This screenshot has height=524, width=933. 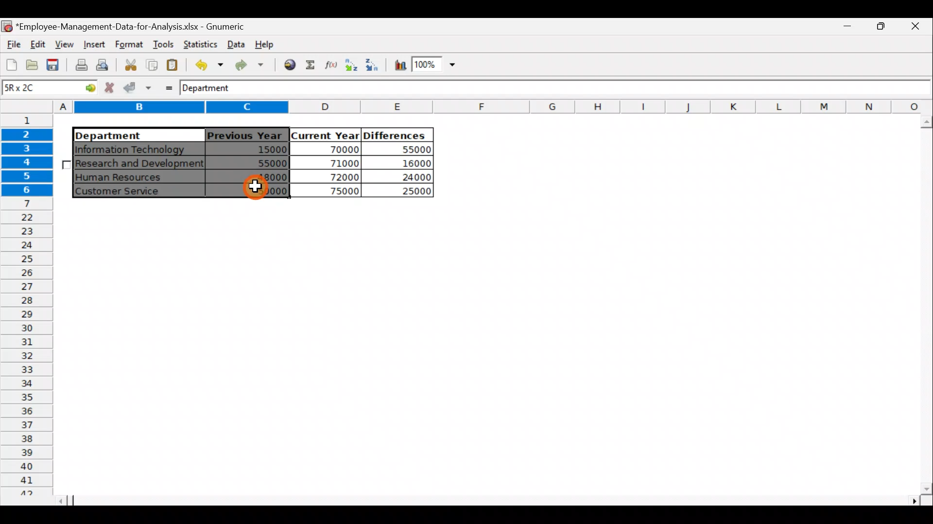 I want to click on Statistics, so click(x=201, y=44).